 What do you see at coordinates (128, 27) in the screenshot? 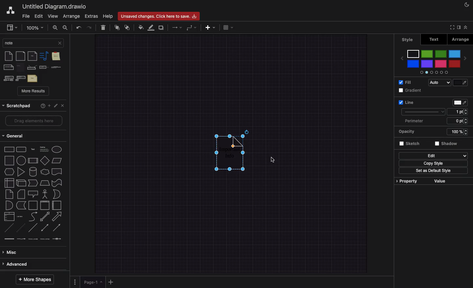
I see `To back` at bounding box center [128, 27].